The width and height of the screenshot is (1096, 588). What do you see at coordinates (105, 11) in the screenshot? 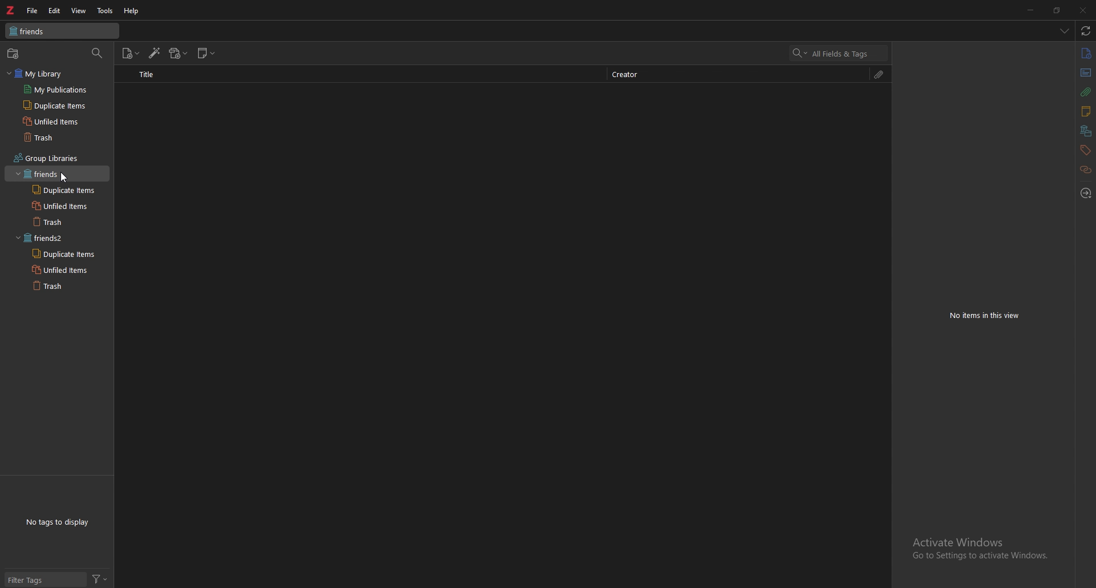
I see `tools` at bounding box center [105, 11].